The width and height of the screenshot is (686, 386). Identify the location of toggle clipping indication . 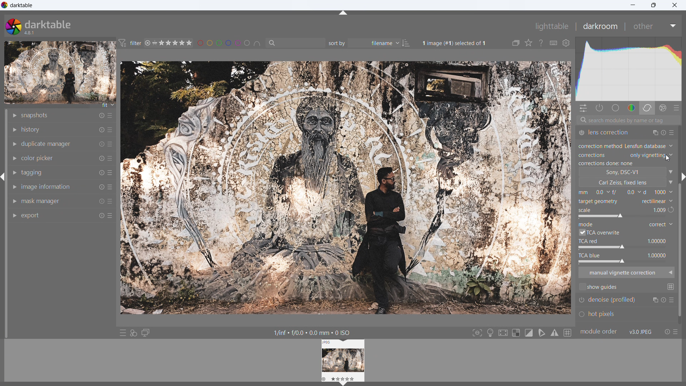
(529, 333).